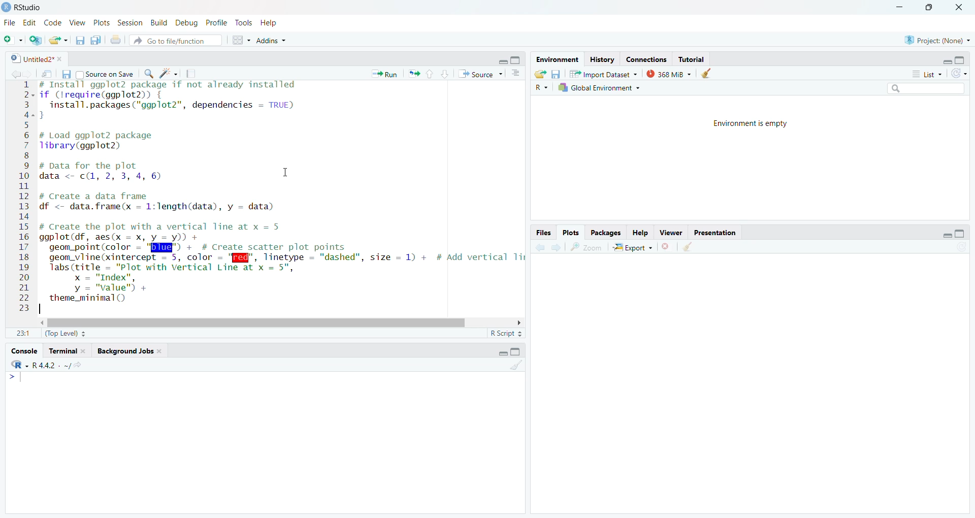  I want to click on back, so click(539, 247).